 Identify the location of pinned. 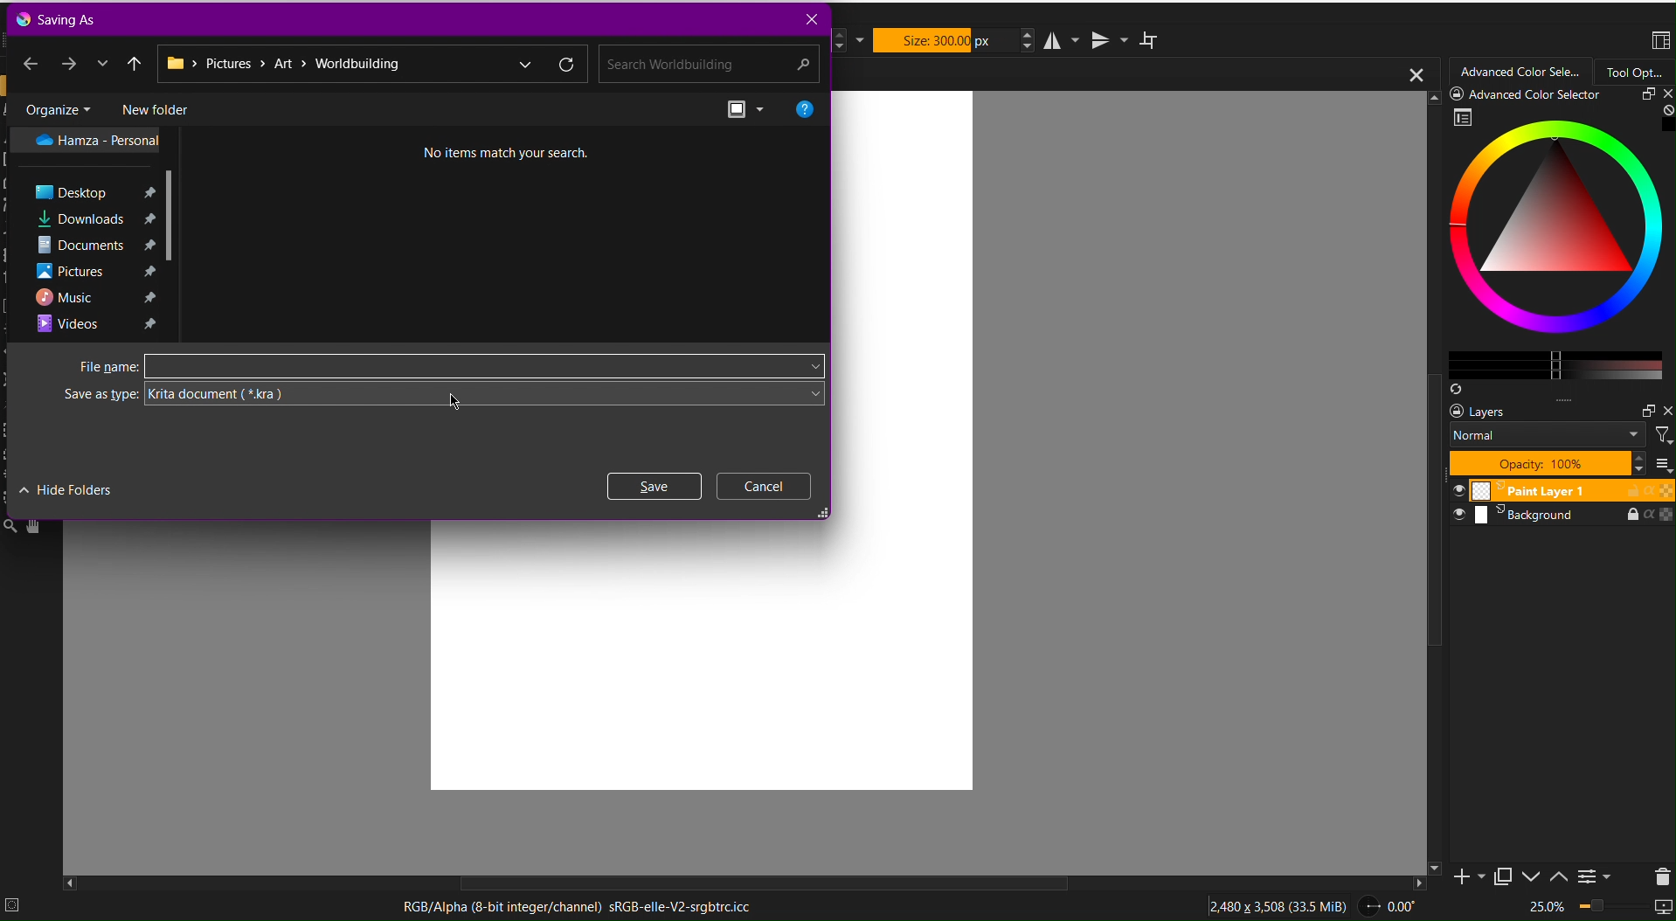
(149, 298).